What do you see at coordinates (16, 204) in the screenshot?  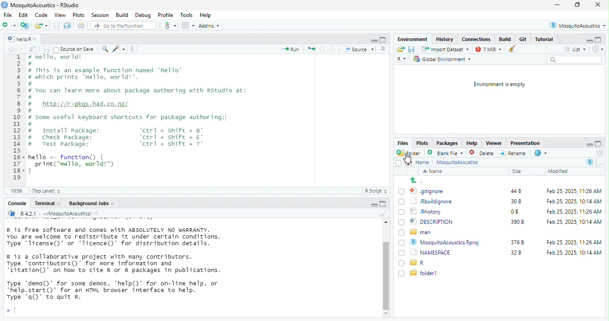 I see `Console` at bounding box center [16, 204].